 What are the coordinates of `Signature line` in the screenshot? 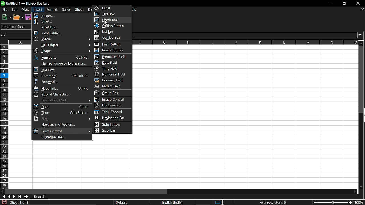 It's located at (61, 138).